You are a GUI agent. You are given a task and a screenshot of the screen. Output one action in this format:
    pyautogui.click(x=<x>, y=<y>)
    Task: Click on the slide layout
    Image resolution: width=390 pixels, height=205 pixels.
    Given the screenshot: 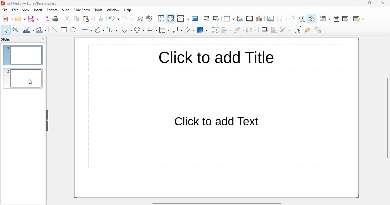 What is the action you would take?
    pyautogui.click(x=359, y=19)
    